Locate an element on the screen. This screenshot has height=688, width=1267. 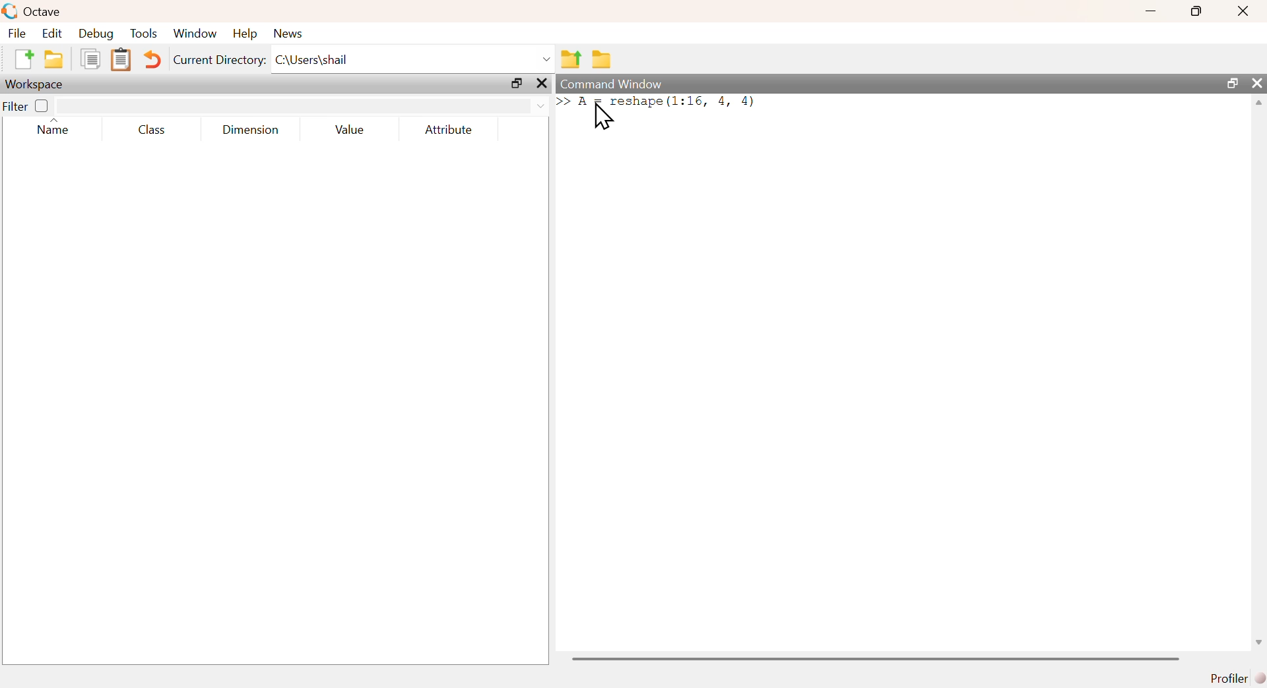
close is located at coordinates (1241, 13).